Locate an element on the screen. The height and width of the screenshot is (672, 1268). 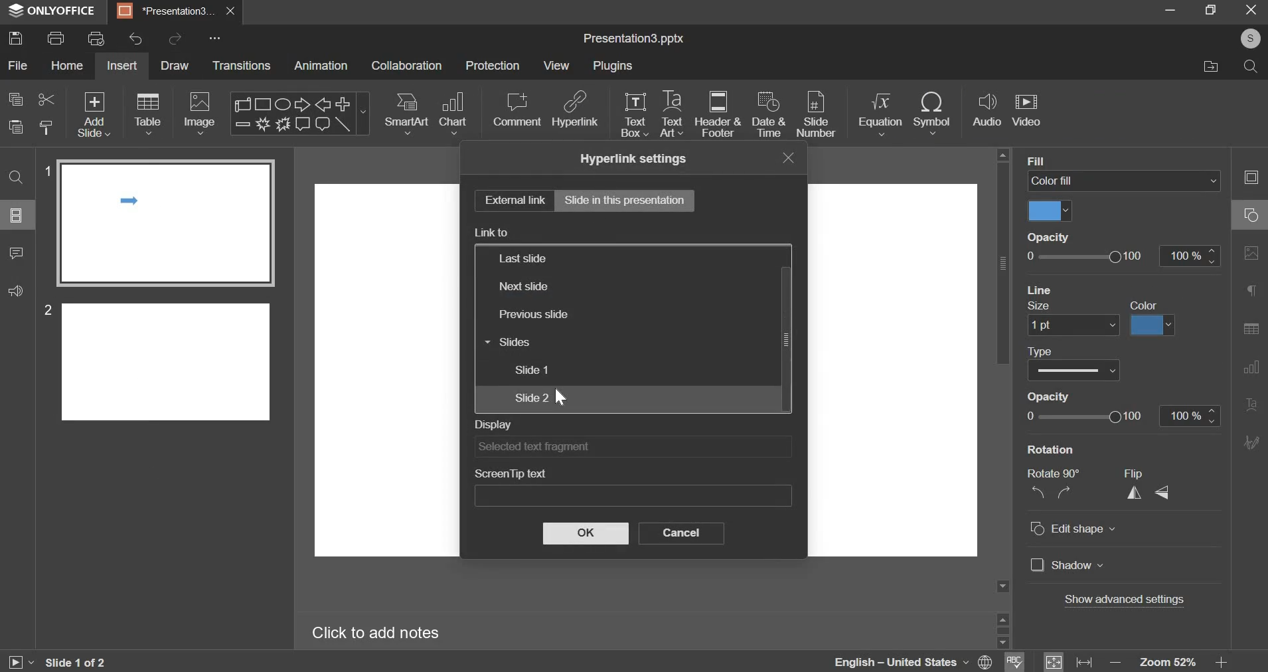
increase/decrease opacity is located at coordinates (1189, 256).